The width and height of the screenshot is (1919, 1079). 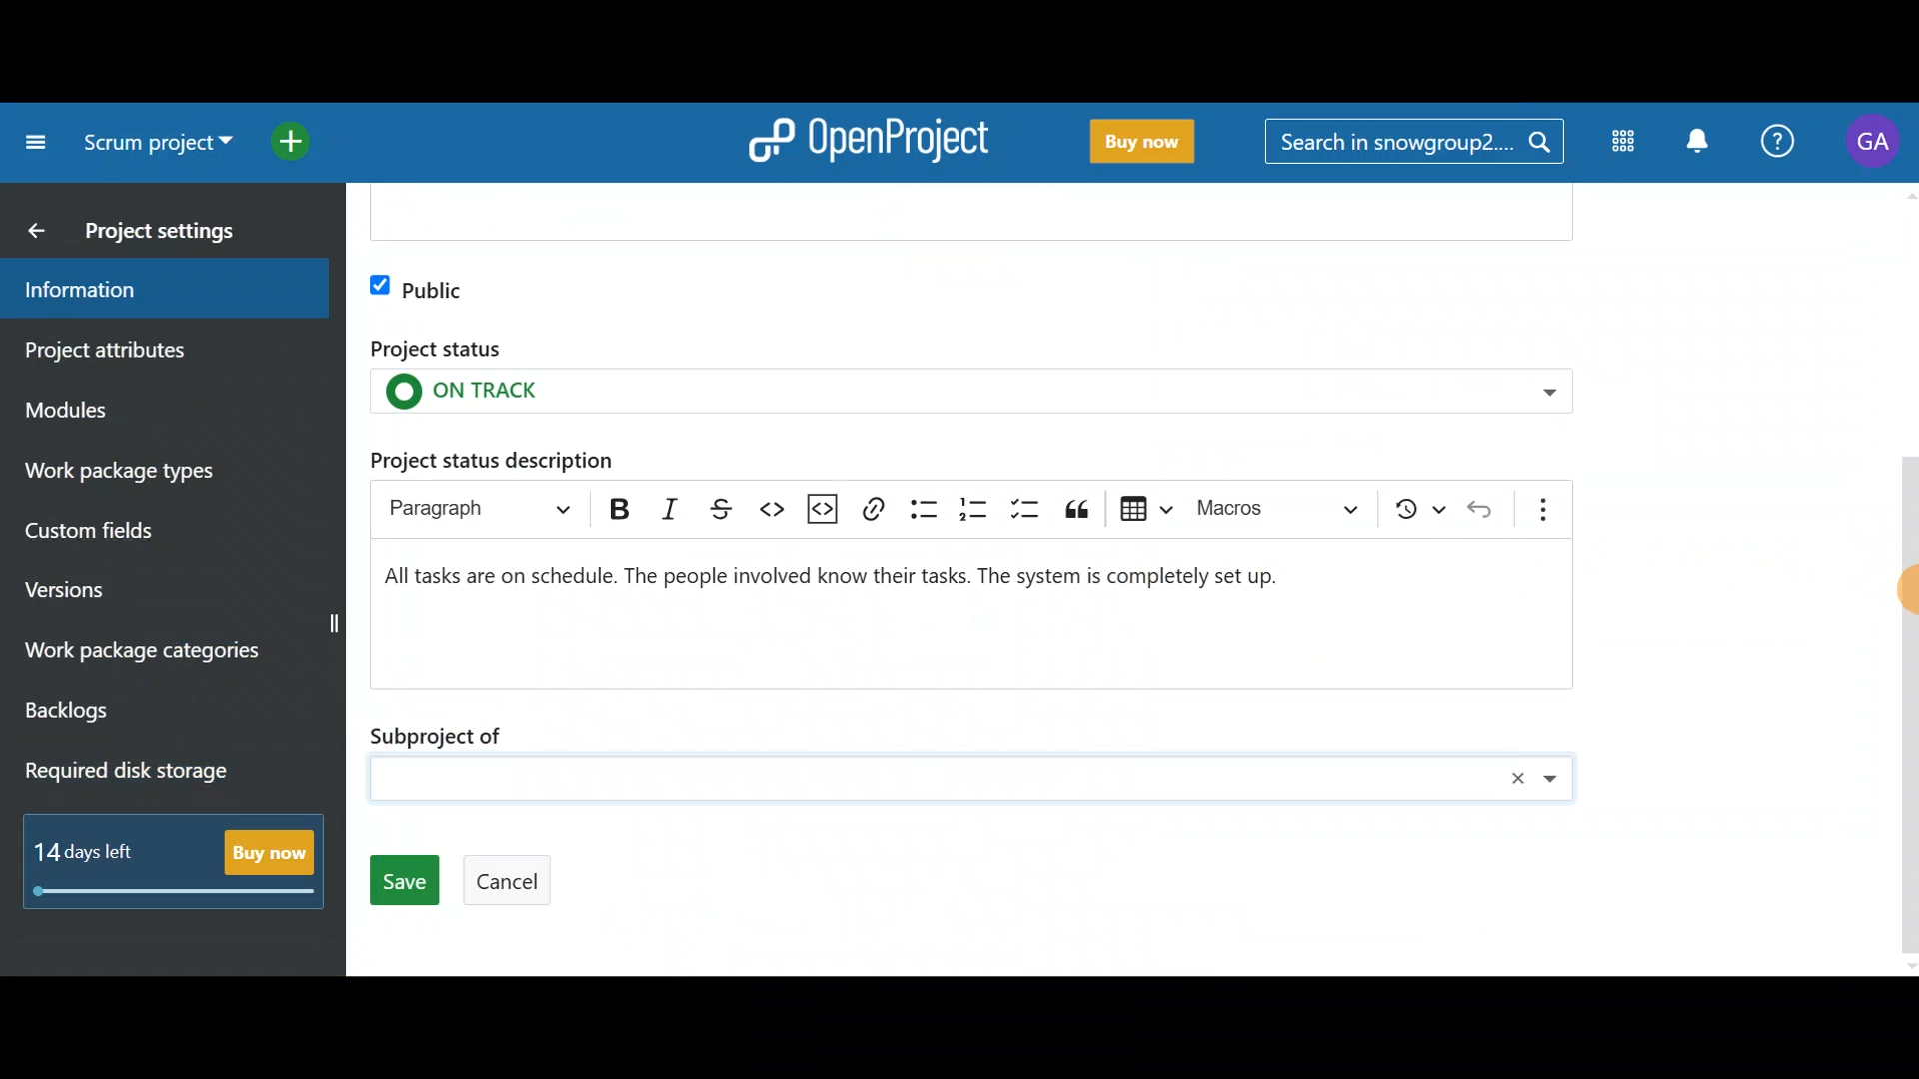 What do you see at coordinates (1619, 146) in the screenshot?
I see `Modules` at bounding box center [1619, 146].